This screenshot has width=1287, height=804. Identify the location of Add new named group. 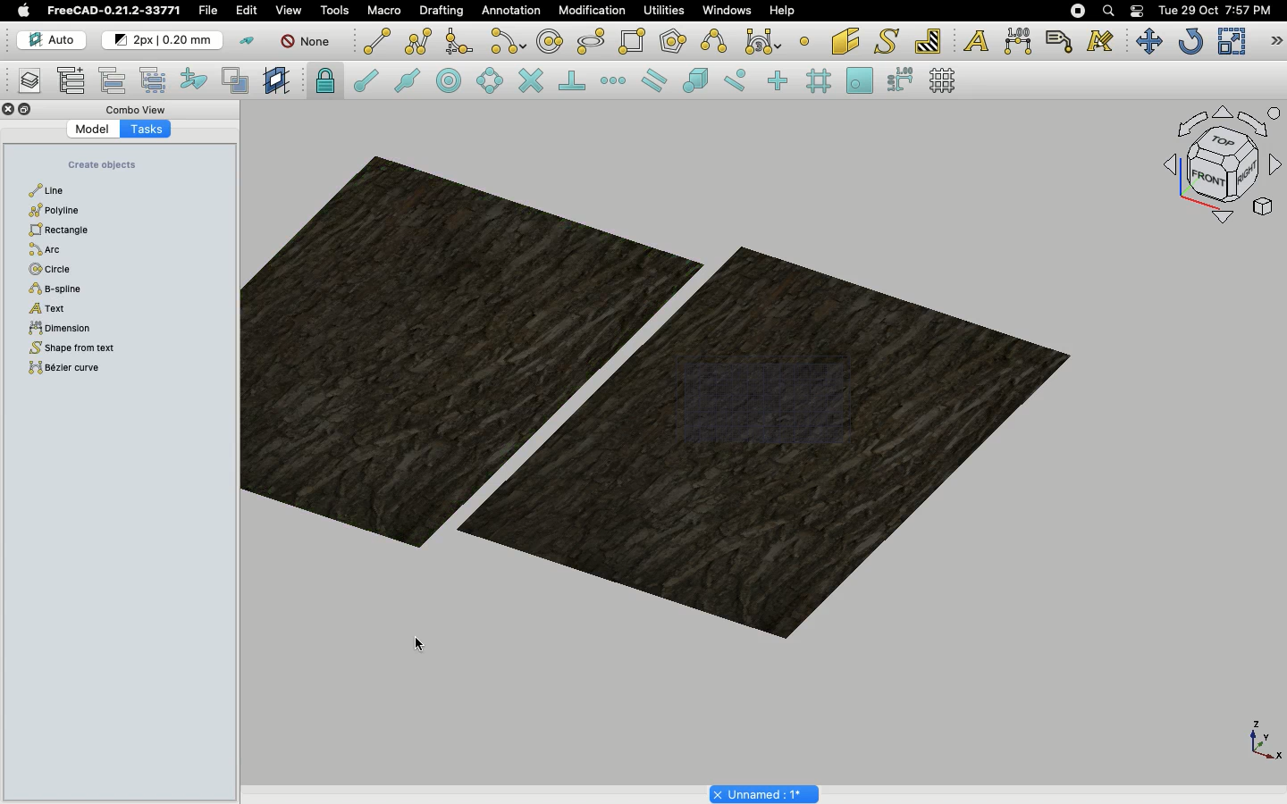
(75, 82).